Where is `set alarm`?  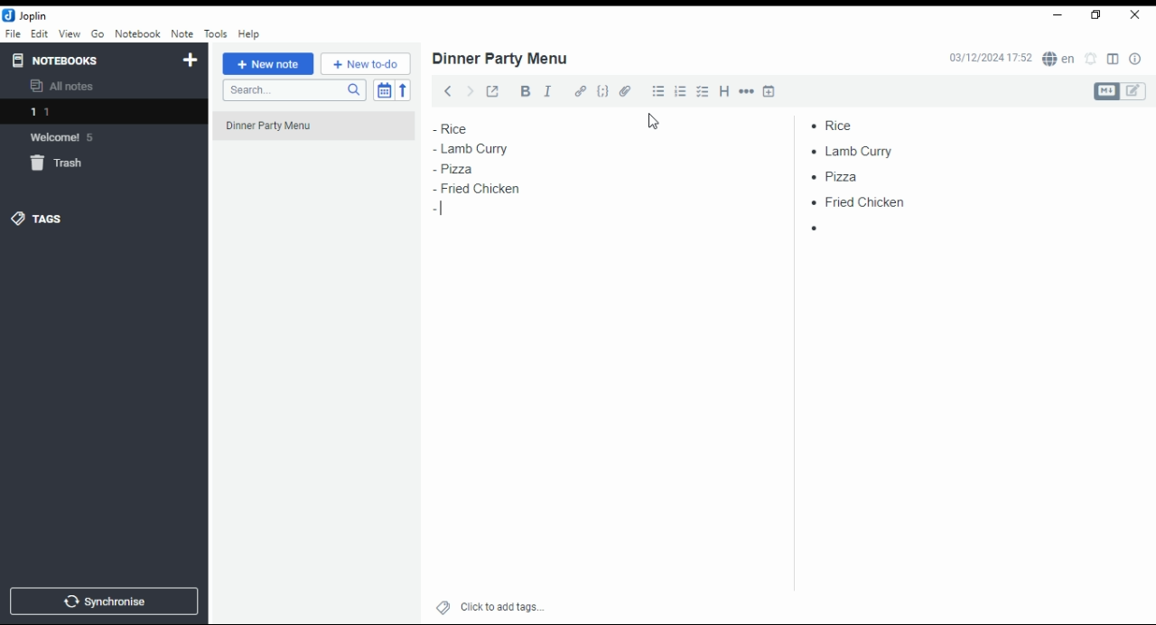 set alarm is located at coordinates (1091, 59).